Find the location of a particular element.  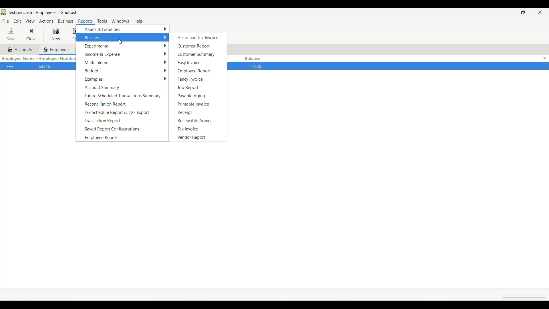

Tax schedule report and TXF export is located at coordinates (122, 112).